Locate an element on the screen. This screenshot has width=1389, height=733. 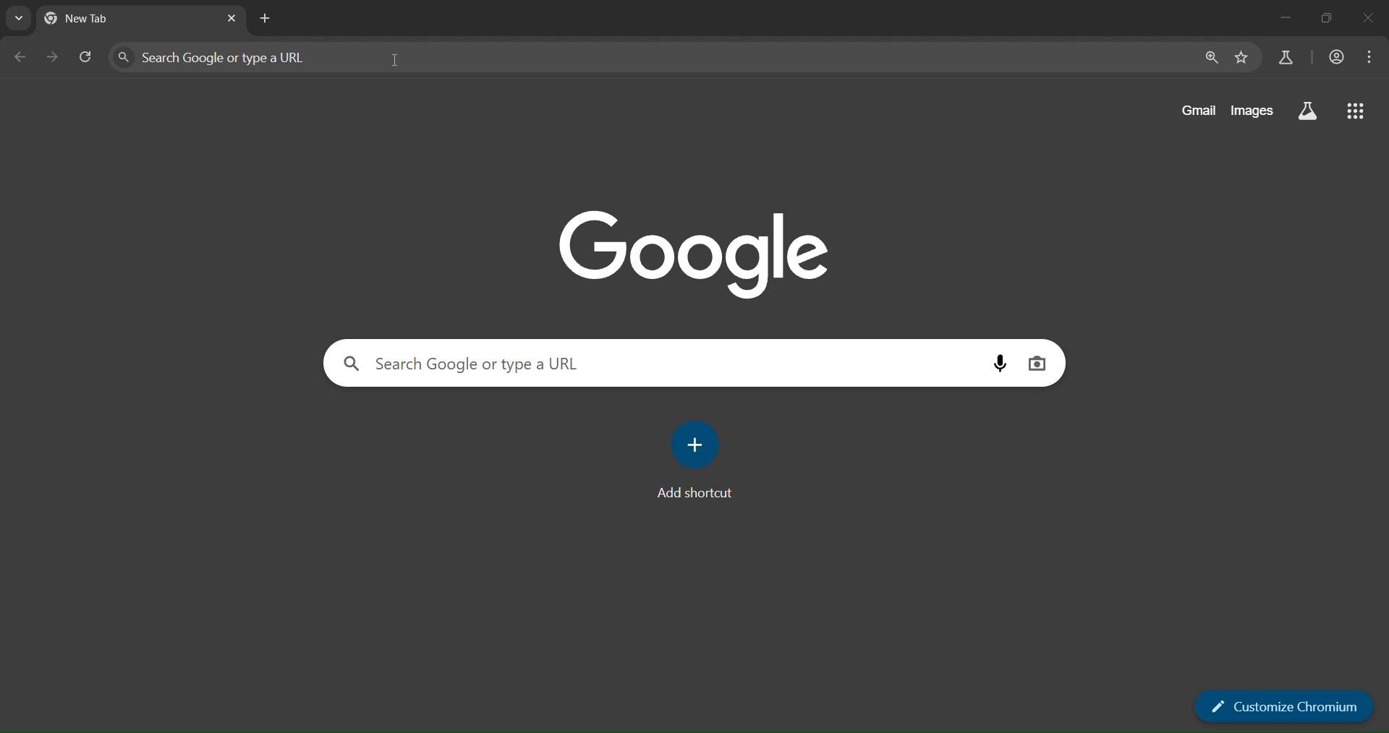
customize chromium is located at coordinates (1281, 706).